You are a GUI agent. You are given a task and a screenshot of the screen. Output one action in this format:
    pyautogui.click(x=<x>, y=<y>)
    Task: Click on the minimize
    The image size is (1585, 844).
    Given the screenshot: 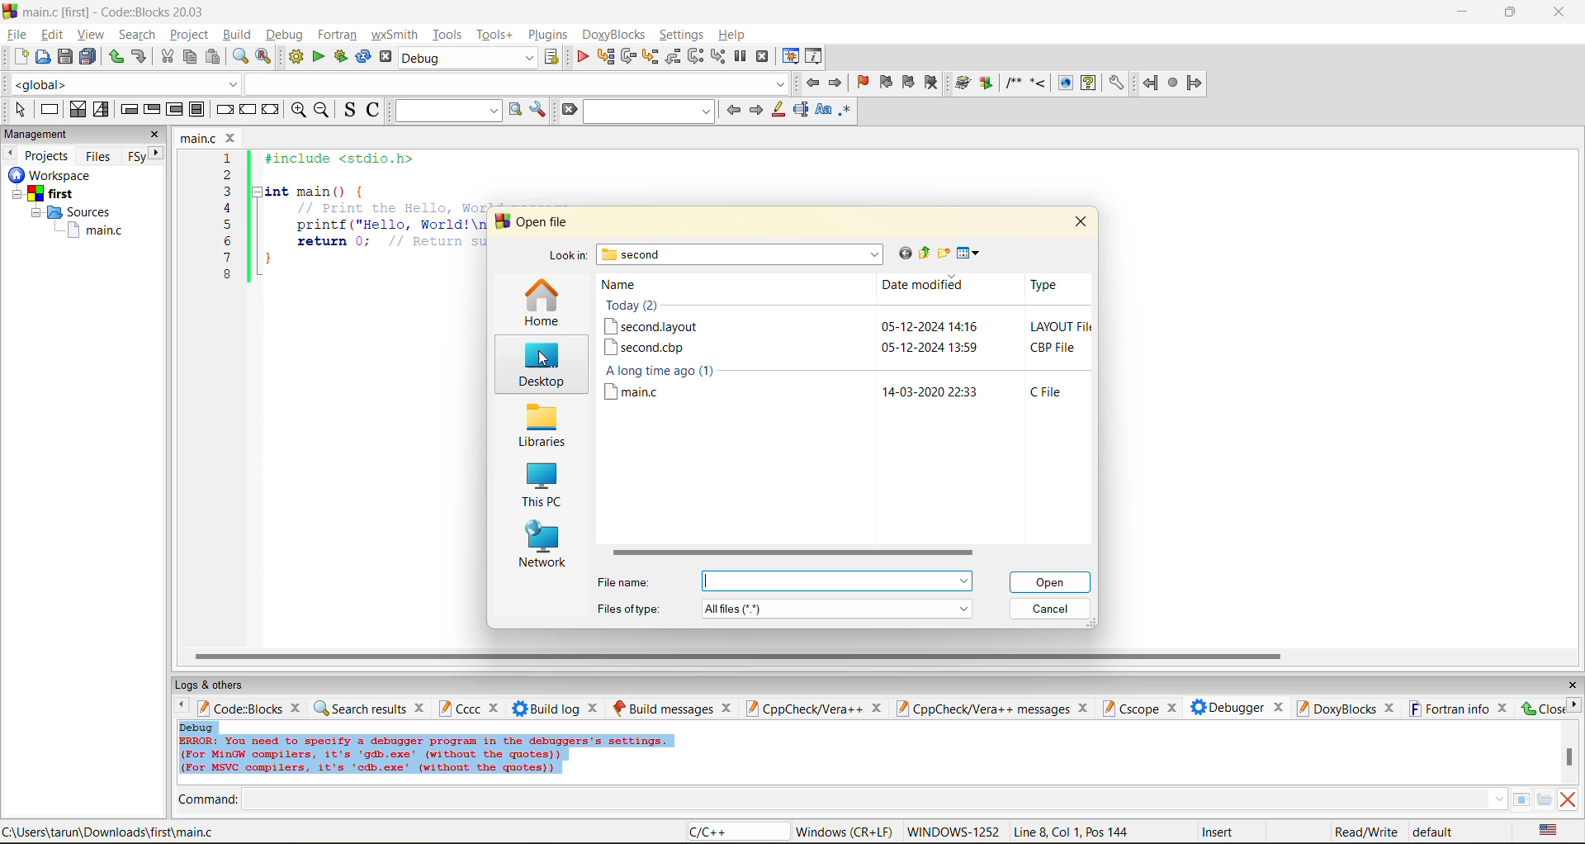 What is the action you would take?
    pyautogui.click(x=1464, y=12)
    